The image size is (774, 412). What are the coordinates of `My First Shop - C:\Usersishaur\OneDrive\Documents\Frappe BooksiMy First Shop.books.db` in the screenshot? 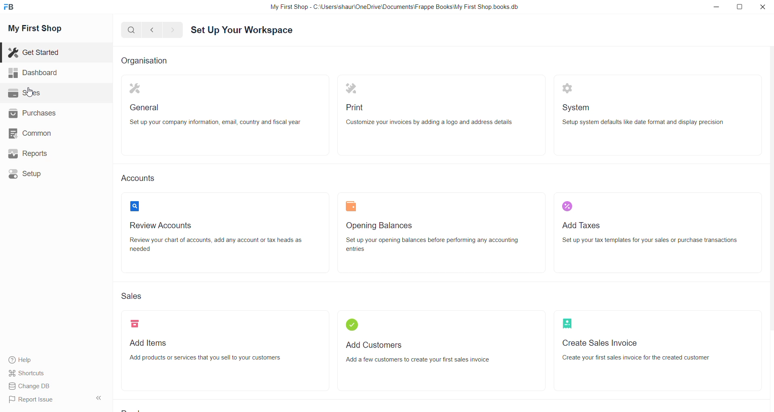 It's located at (393, 7).